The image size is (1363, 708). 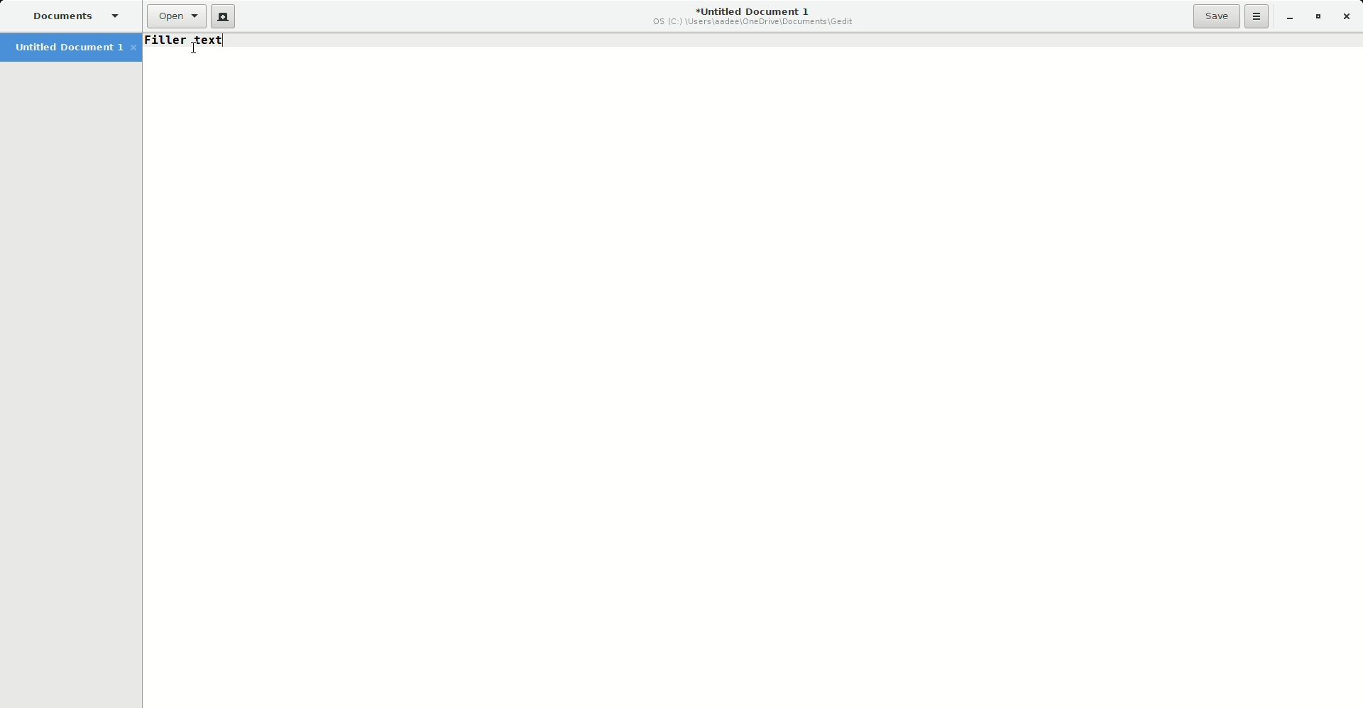 I want to click on Options, so click(x=1257, y=16).